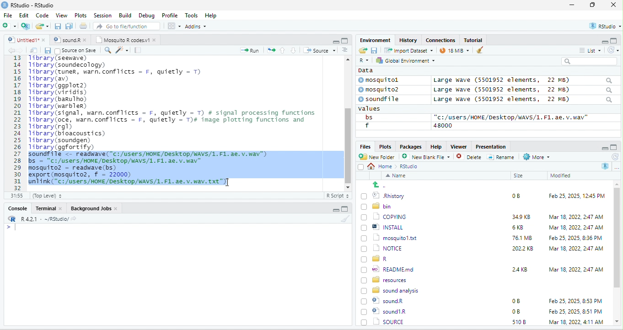 This screenshot has height=330, width=623. Describe the element at coordinates (397, 176) in the screenshot. I see ` Name` at that location.